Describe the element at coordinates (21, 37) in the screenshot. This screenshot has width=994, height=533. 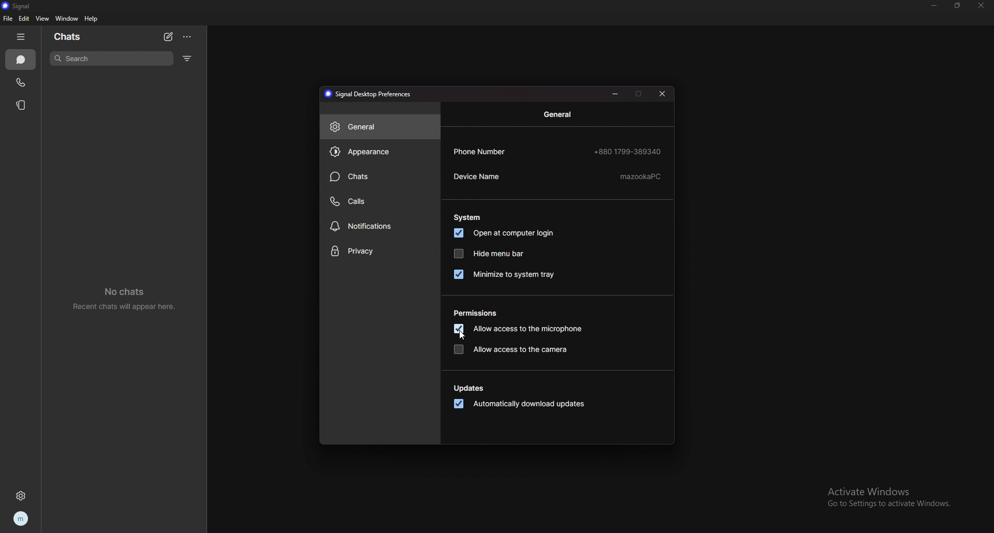
I see `hide tab` at that location.